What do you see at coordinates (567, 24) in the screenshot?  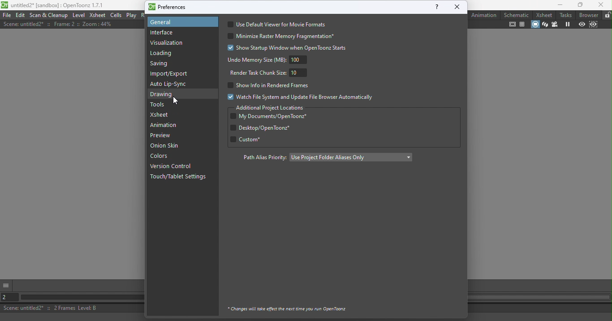 I see `Freeze` at bounding box center [567, 24].